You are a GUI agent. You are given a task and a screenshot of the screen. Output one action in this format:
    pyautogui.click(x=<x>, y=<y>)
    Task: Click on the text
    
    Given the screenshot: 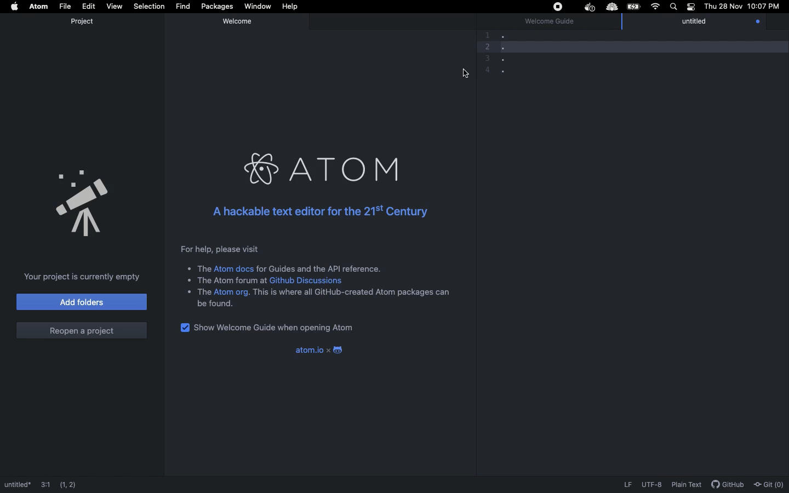 What is the action you would take?
    pyautogui.click(x=352, y=292)
    